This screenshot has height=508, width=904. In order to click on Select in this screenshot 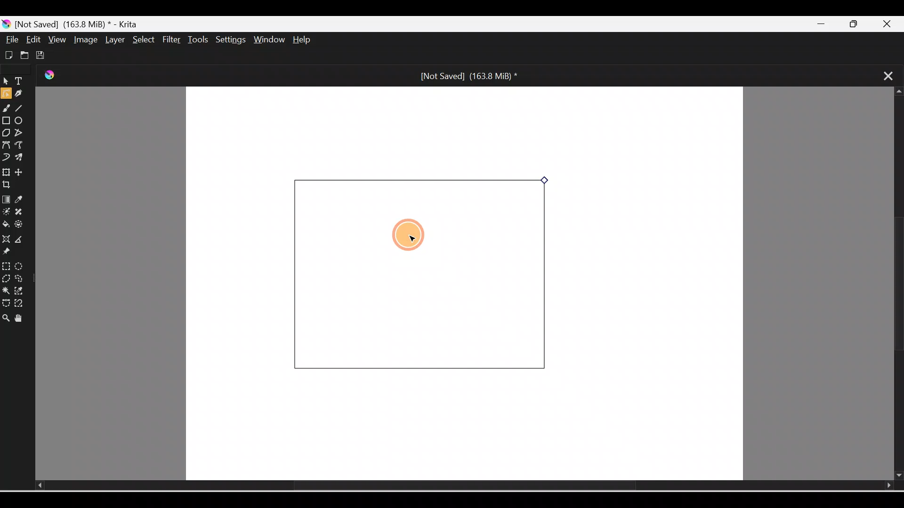, I will do `click(141, 39)`.